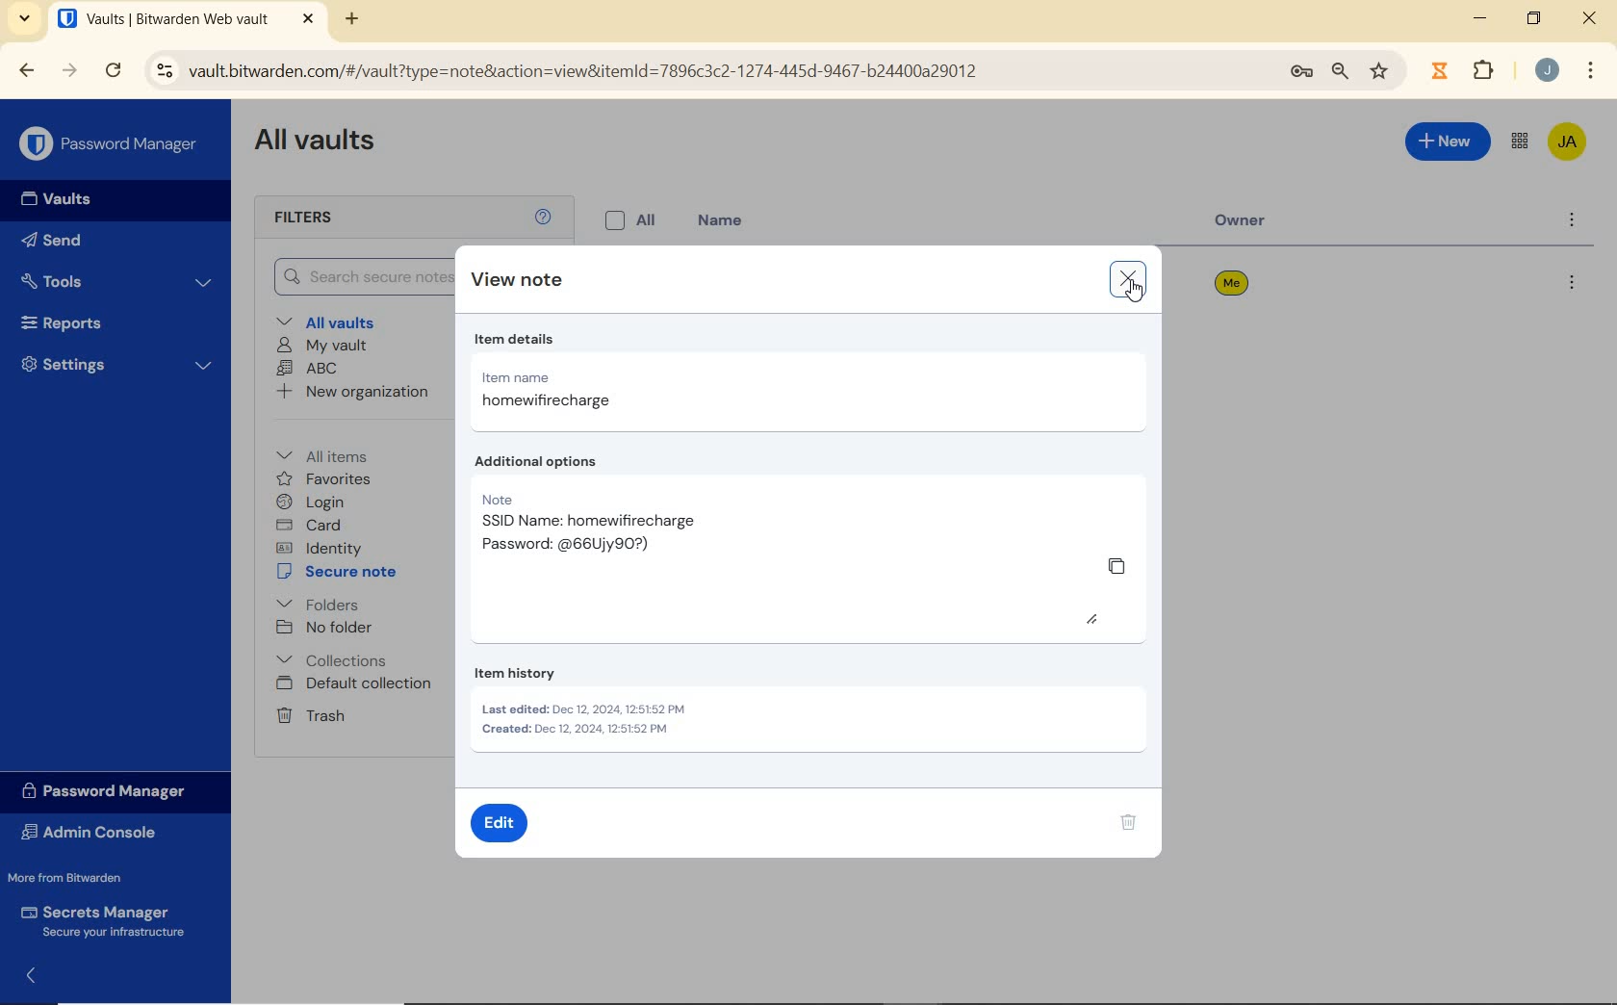 This screenshot has height=1005, width=1617. What do you see at coordinates (110, 321) in the screenshot?
I see `Reports` at bounding box center [110, 321].